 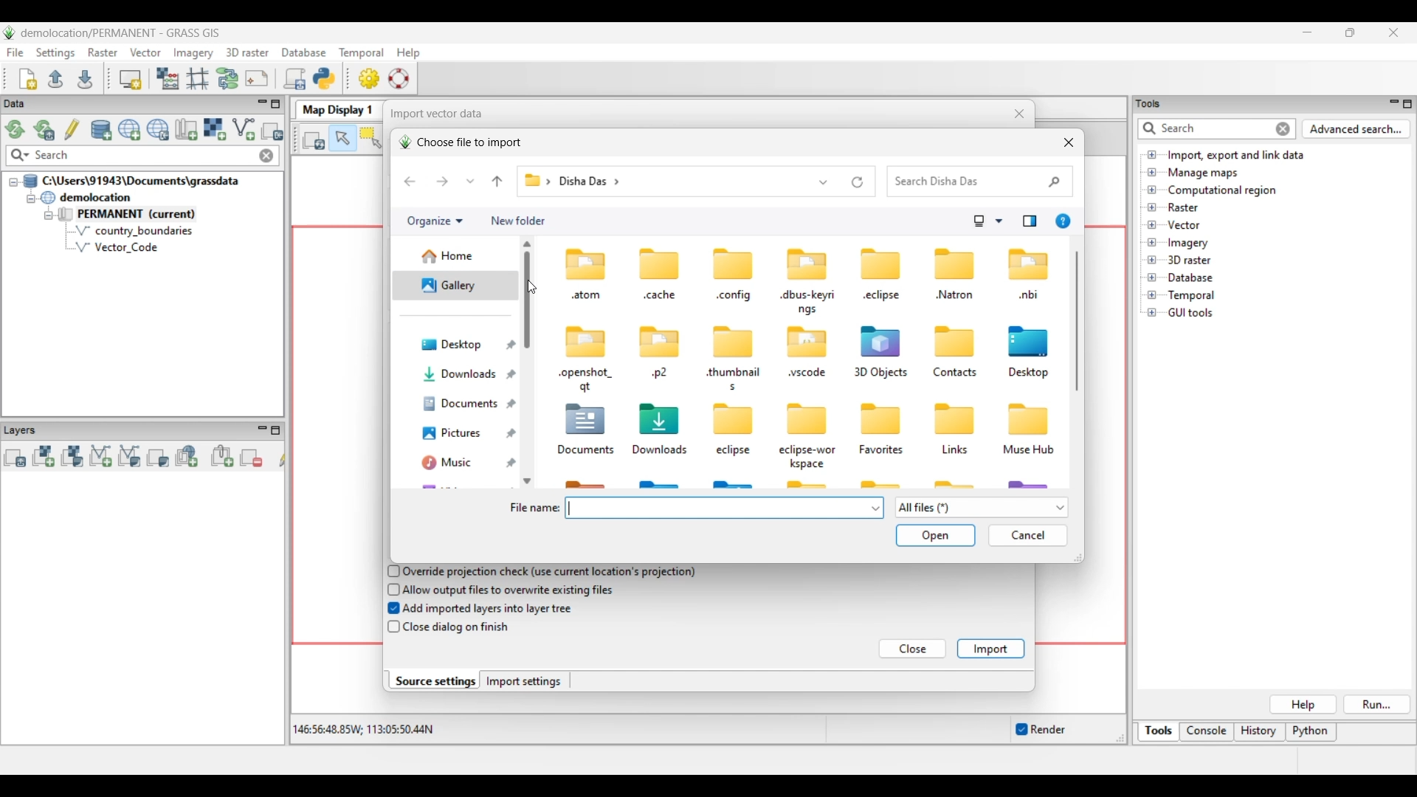 What do you see at coordinates (808, 303) in the screenshot?
I see `«dbus-keyri
ngs` at bounding box center [808, 303].